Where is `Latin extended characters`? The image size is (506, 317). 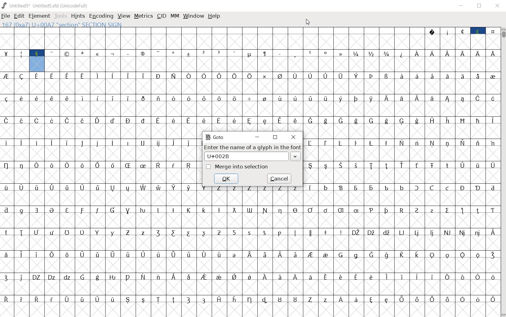 Latin extended characters is located at coordinates (378, 295).